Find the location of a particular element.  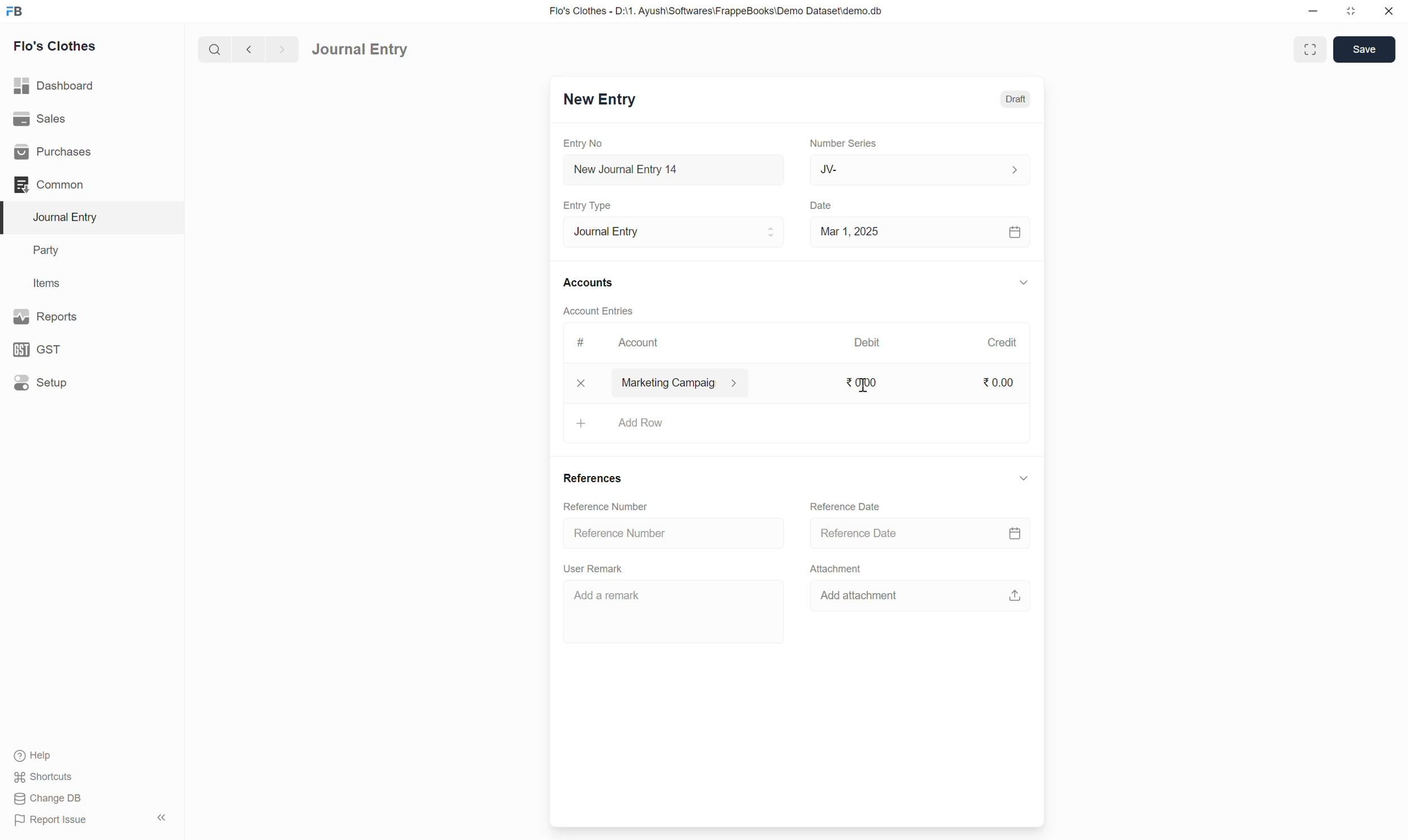

Journal Entry is located at coordinates (70, 217).